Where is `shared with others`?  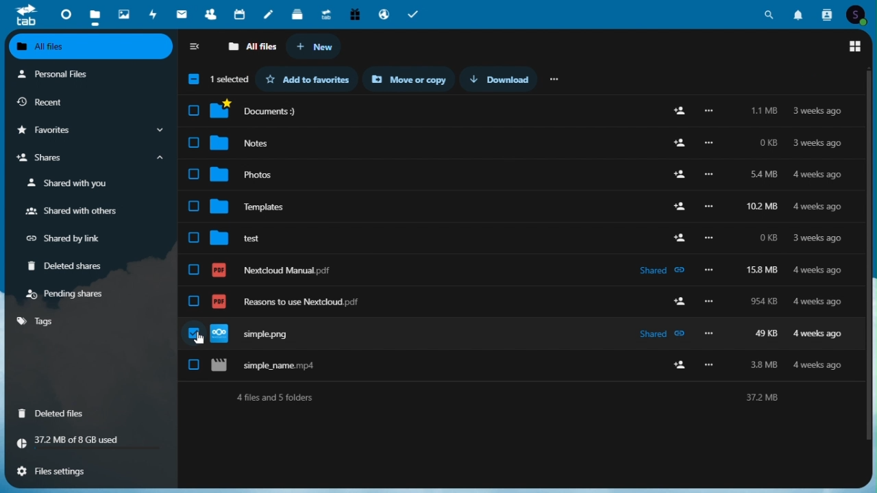
shared with others is located at coordinates (71, 212).